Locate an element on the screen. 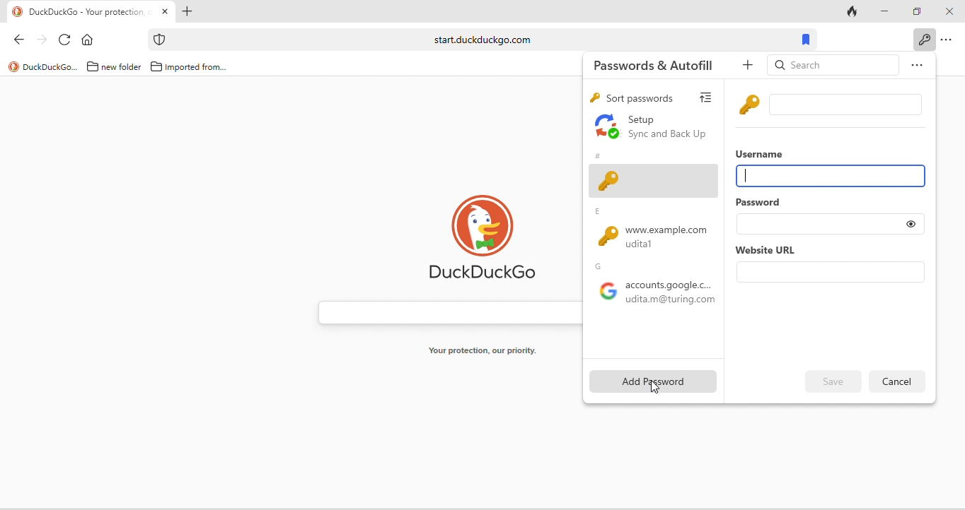 Image resolution: width=965 pixels, height=510 pixels. add new tab is located at coordinates (189, 11).